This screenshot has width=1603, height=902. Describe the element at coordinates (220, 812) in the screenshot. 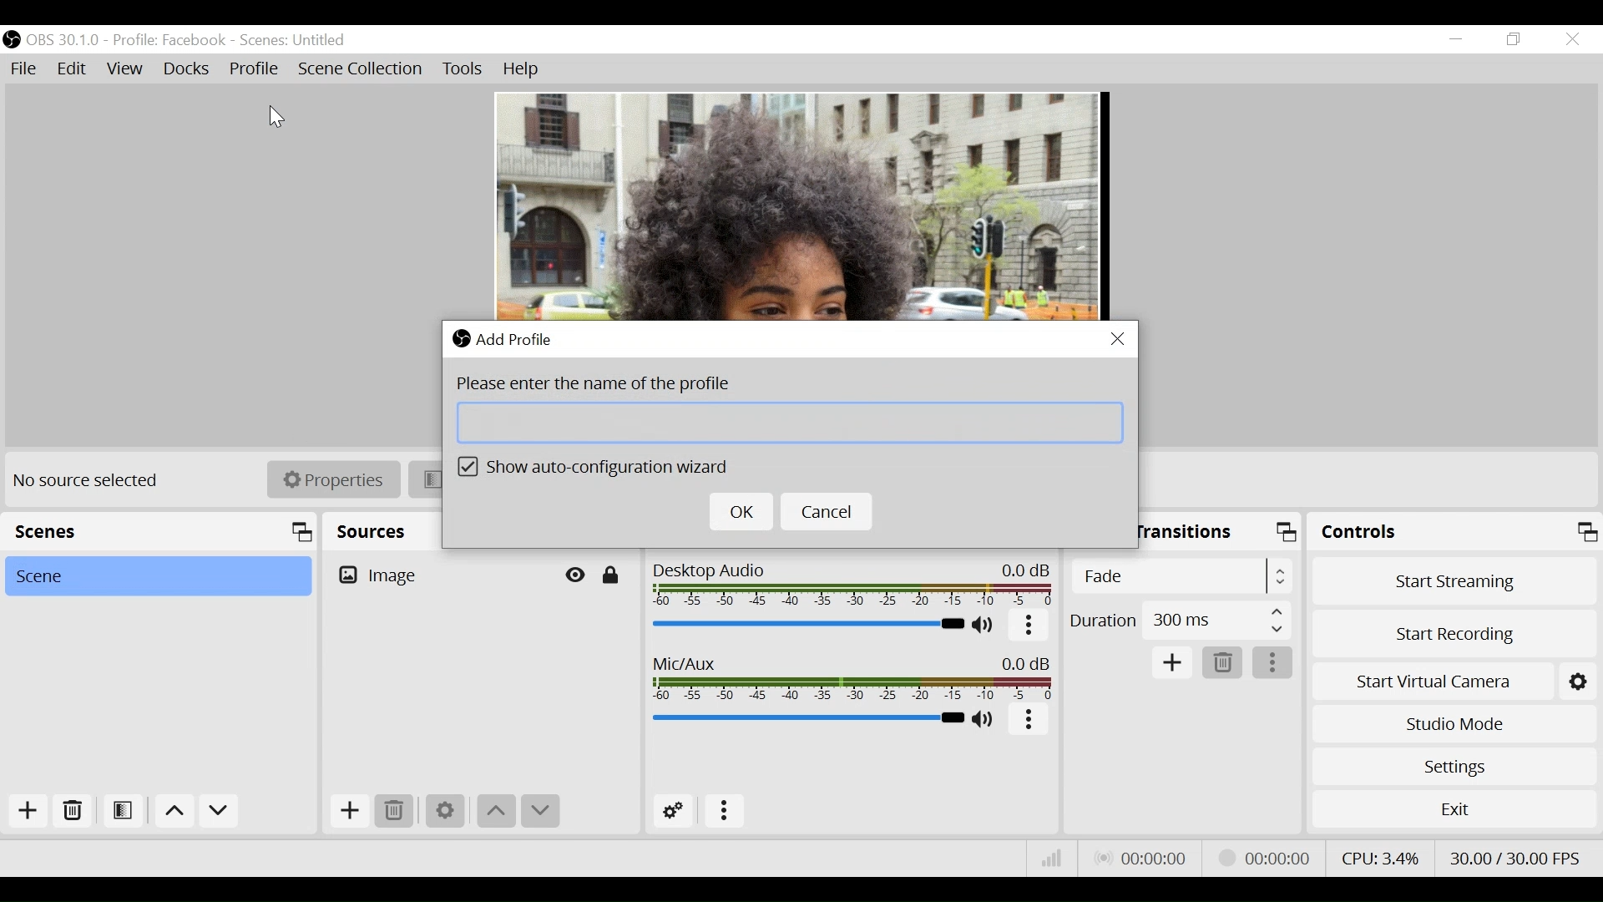

I see `move down` at that location.